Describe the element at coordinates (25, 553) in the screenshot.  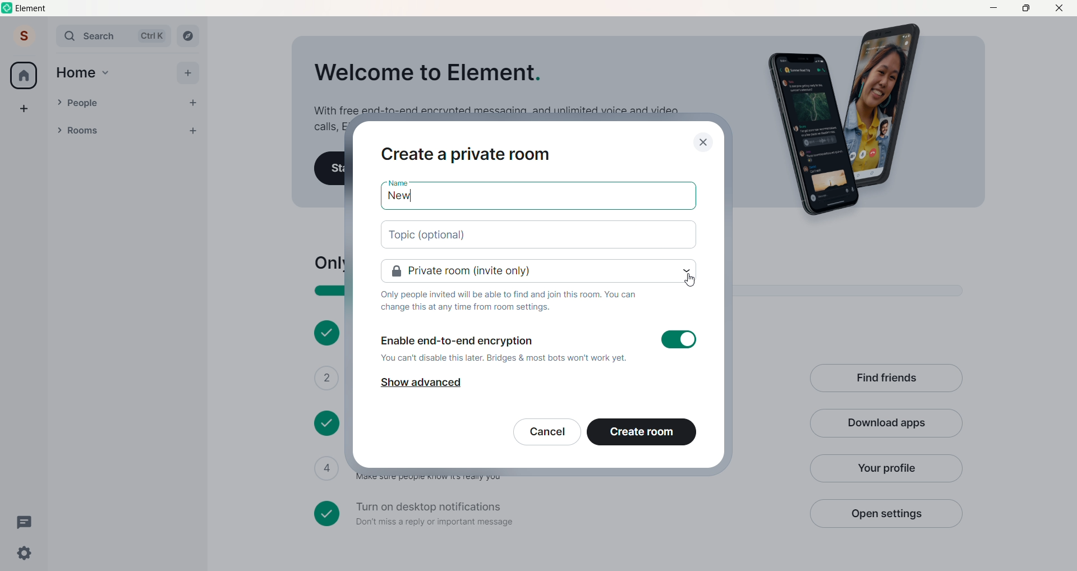
I see `Quick Settings` at that location.